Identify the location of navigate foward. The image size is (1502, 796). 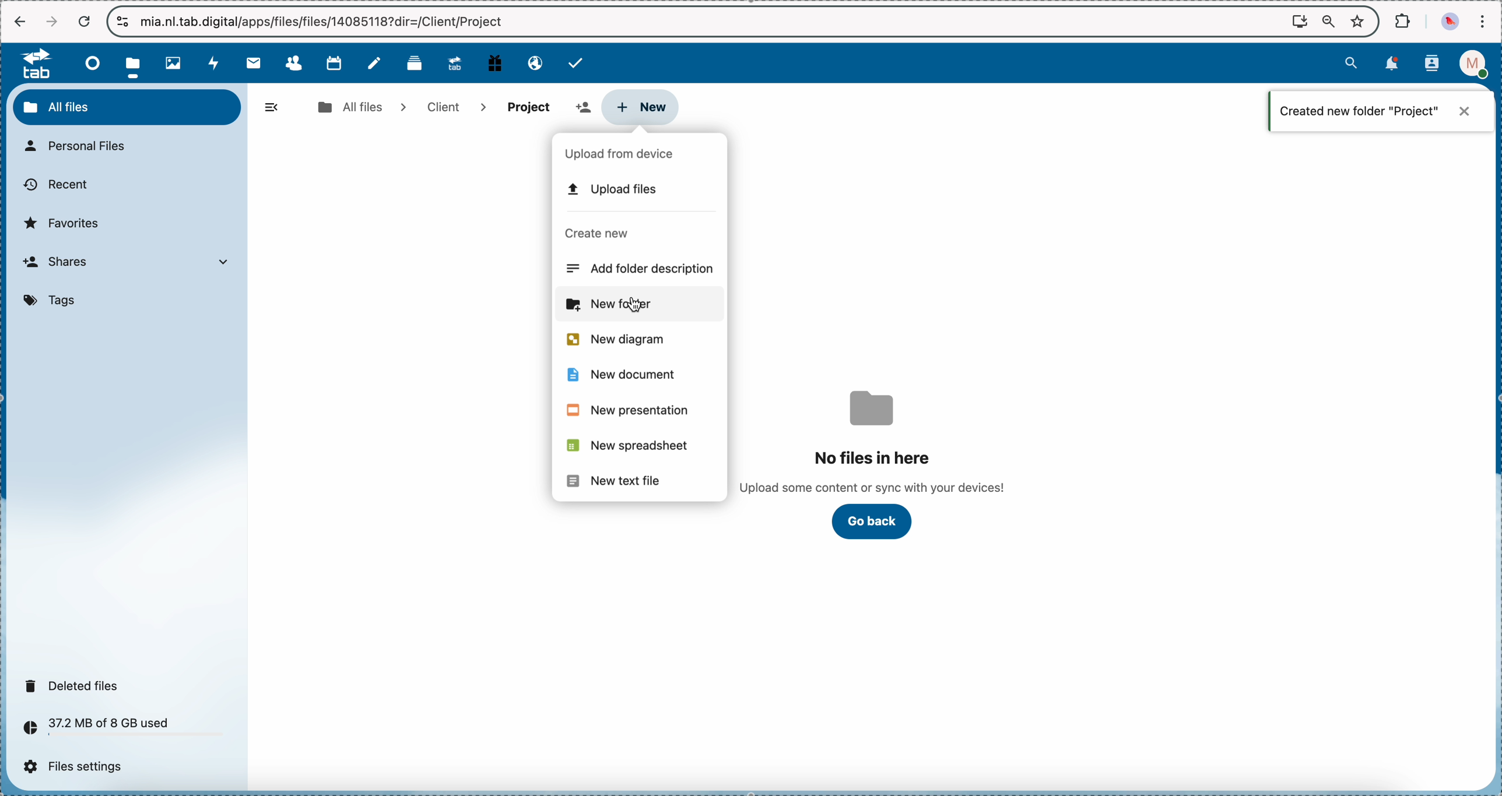
(51, 22).